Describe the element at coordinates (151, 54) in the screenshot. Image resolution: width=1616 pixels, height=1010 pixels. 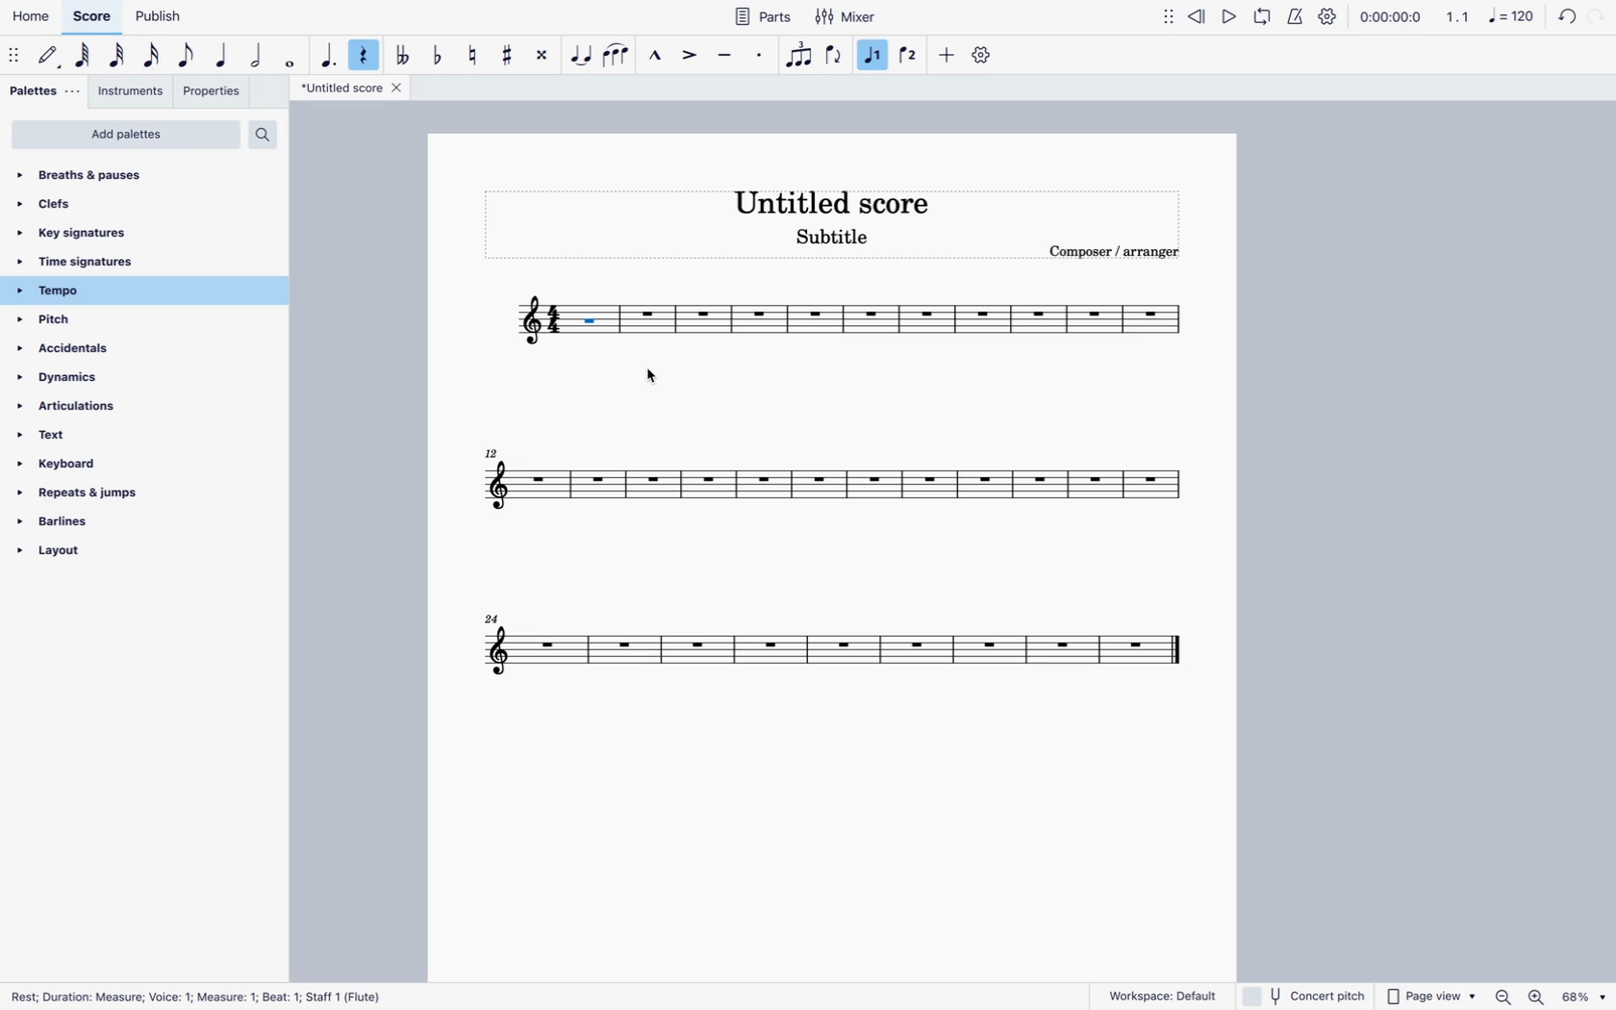
I see `16th note` at that location.